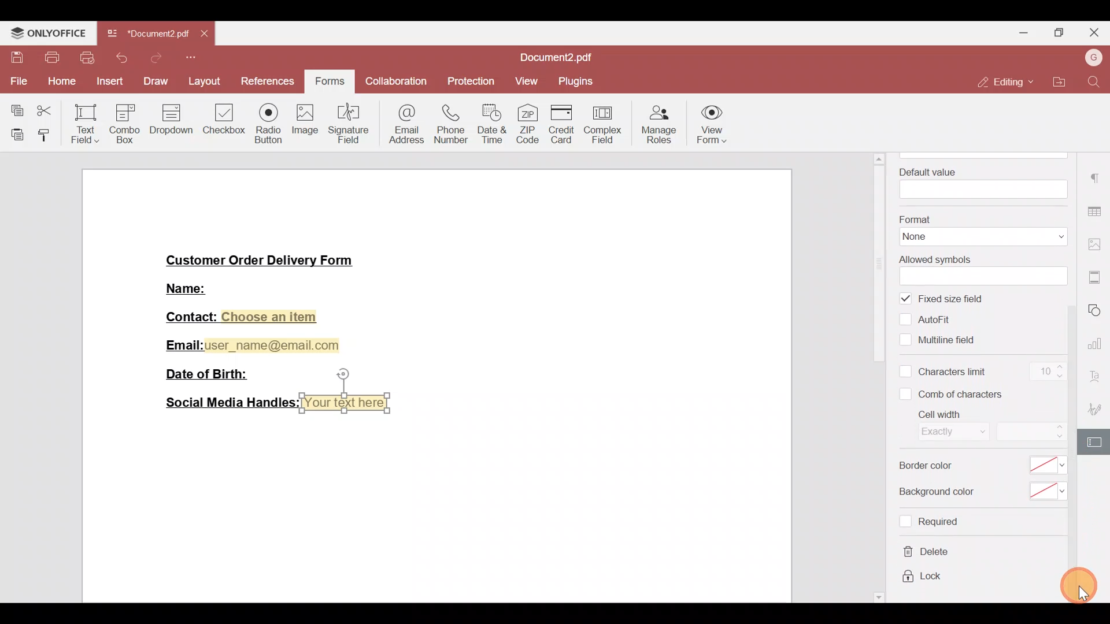  Describe the element at coordinates (660, 122) in the screenshot. I see `Manage roles` at that location.